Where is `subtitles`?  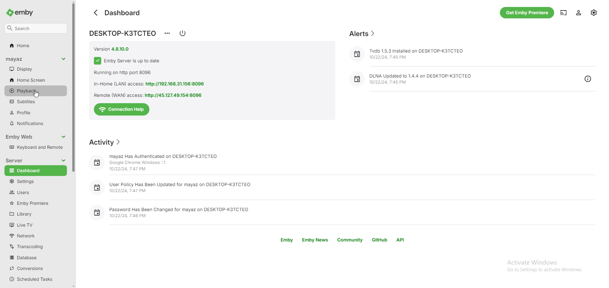 subtitles is located at coordinates (34, 102).